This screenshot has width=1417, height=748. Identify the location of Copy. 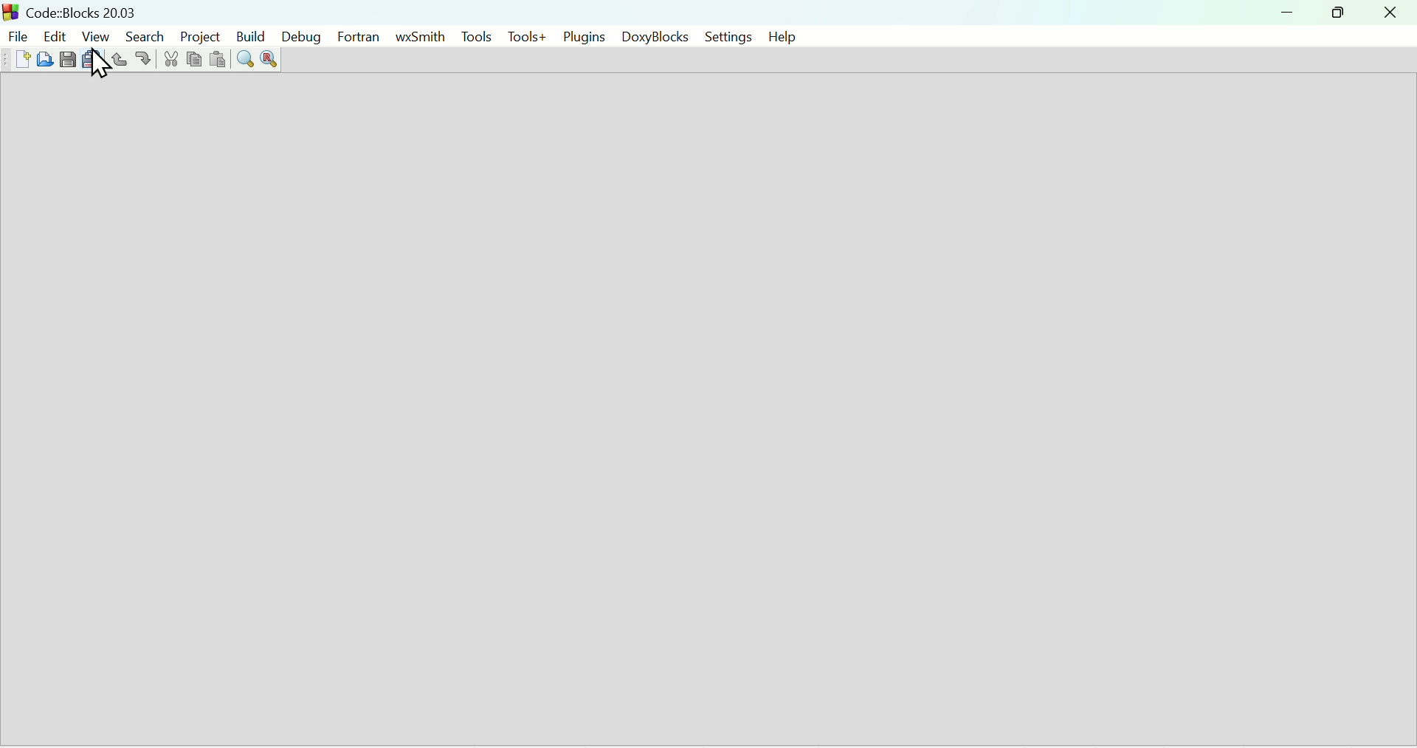
(191, 61).